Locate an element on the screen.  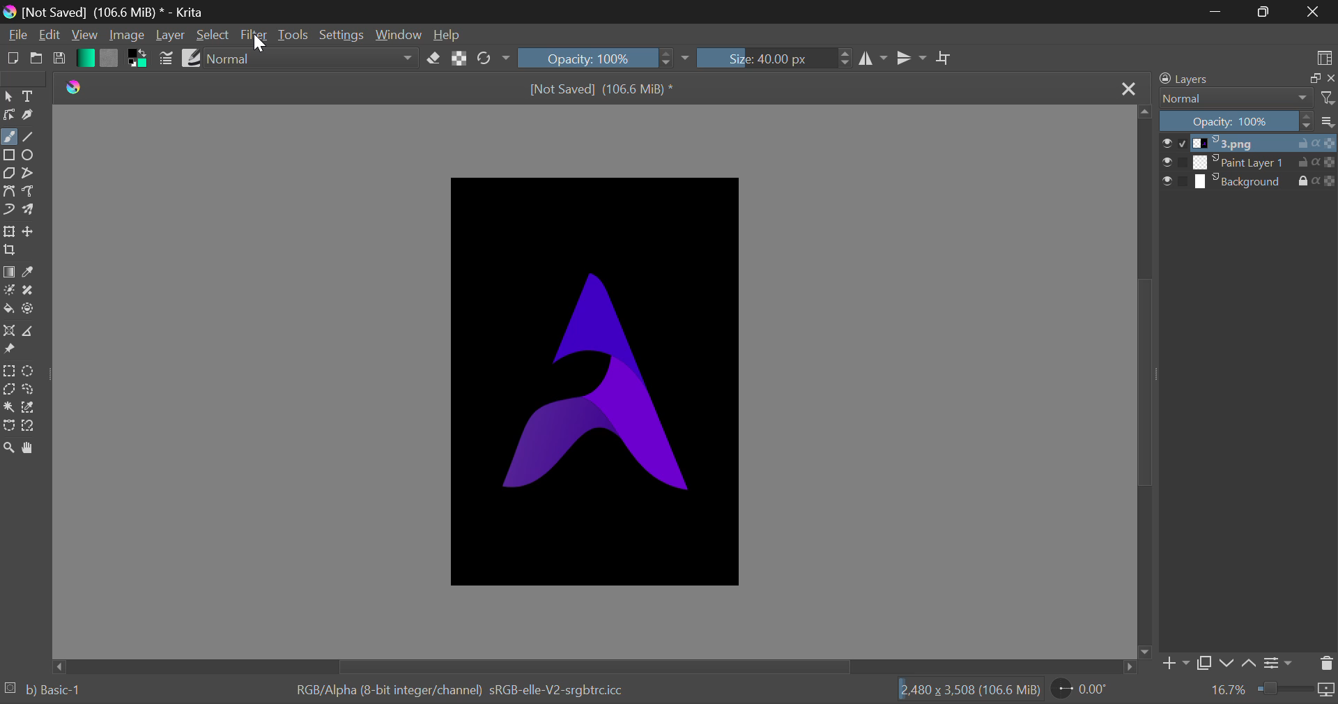
Close is located at coordinates (1129, 86).